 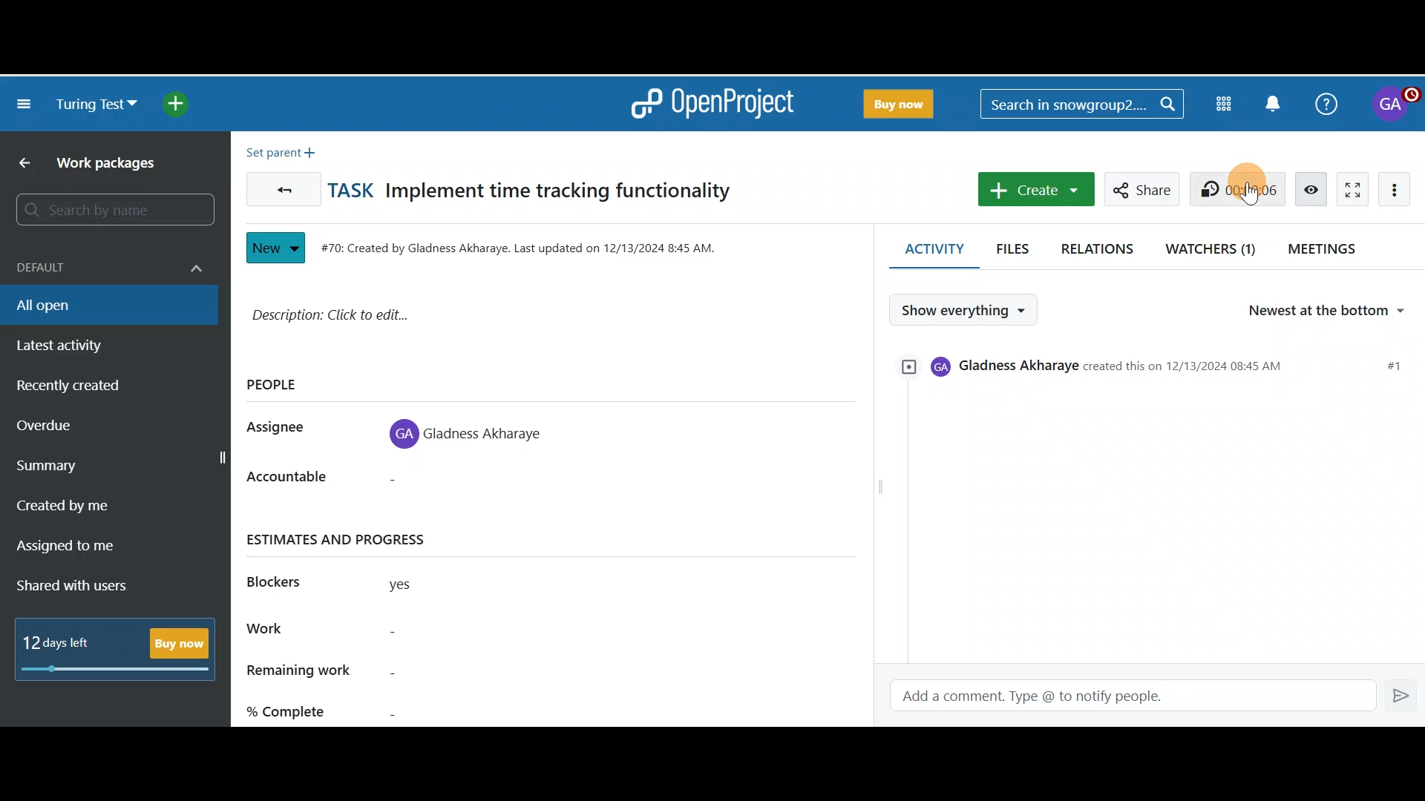 I want to click on Description: Click to edit..., so click(x=489, y=322).